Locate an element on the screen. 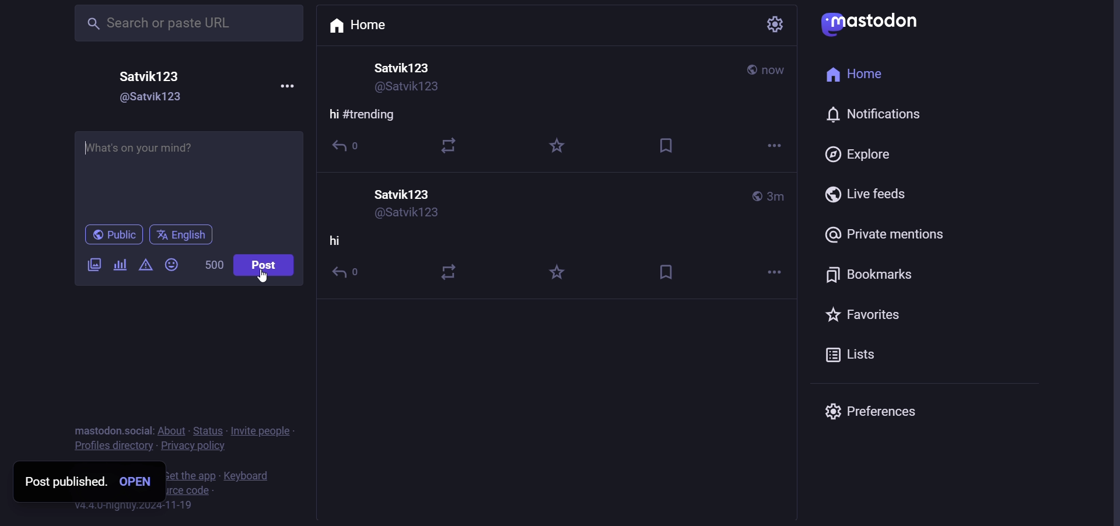  boost is located at coordinates (453, 273).